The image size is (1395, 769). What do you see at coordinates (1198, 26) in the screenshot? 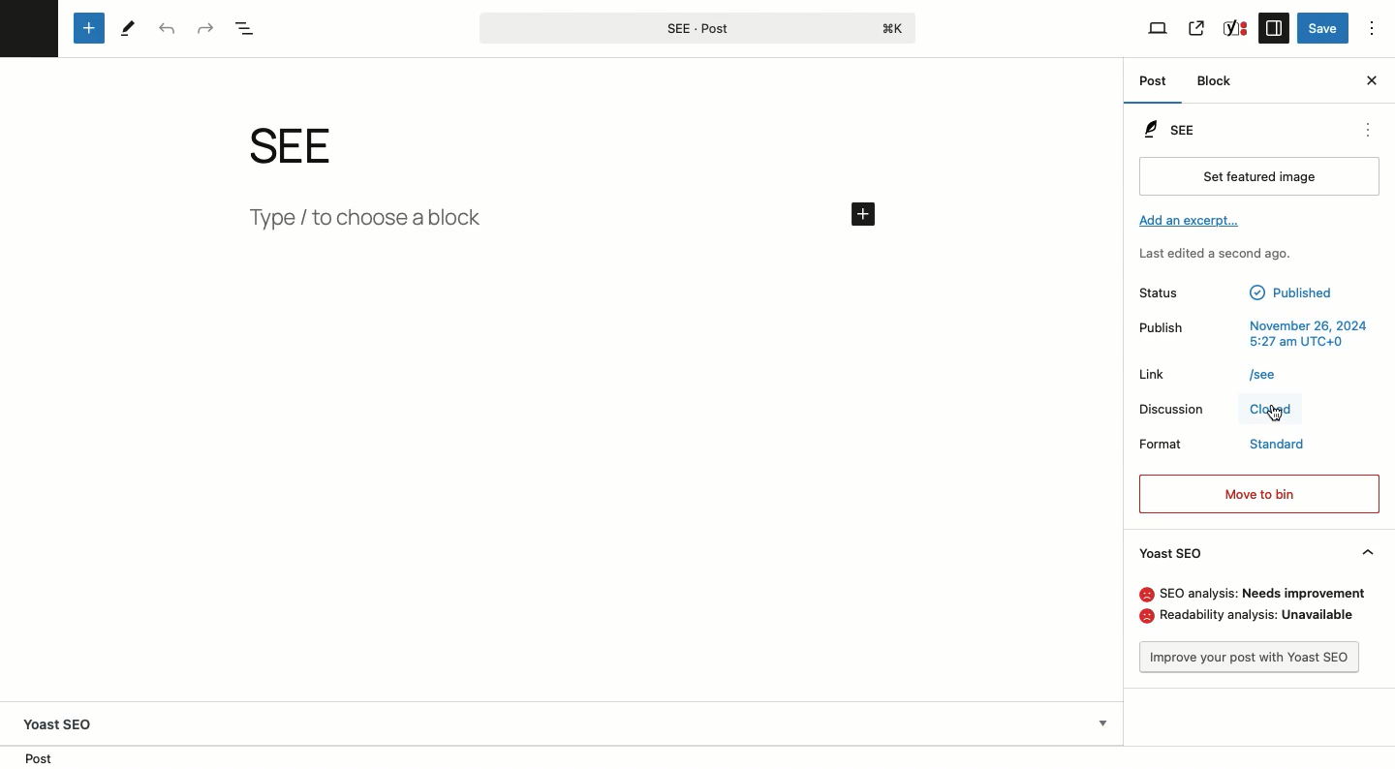
I see `View post` at bounding box center [1198, 26].